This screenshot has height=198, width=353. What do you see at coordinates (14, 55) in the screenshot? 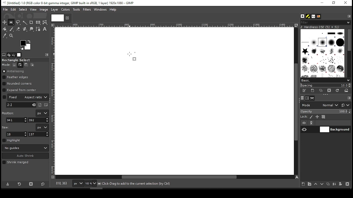
I see `undo history` at bounding box center [14, 55].